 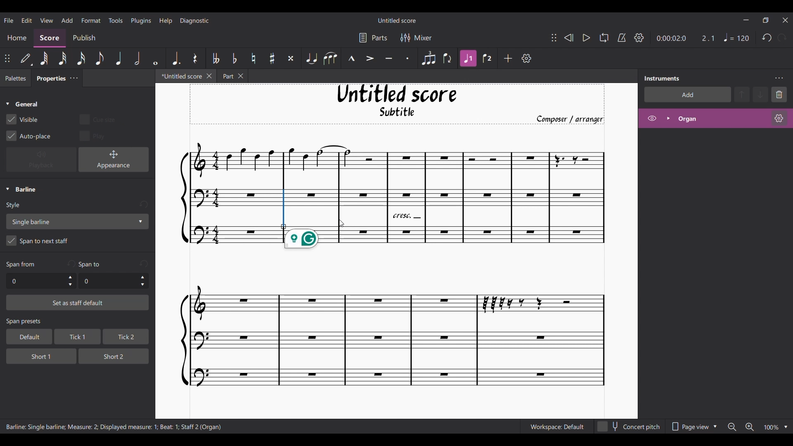 I want to click on Quarter note, so click(x=119, y=58).